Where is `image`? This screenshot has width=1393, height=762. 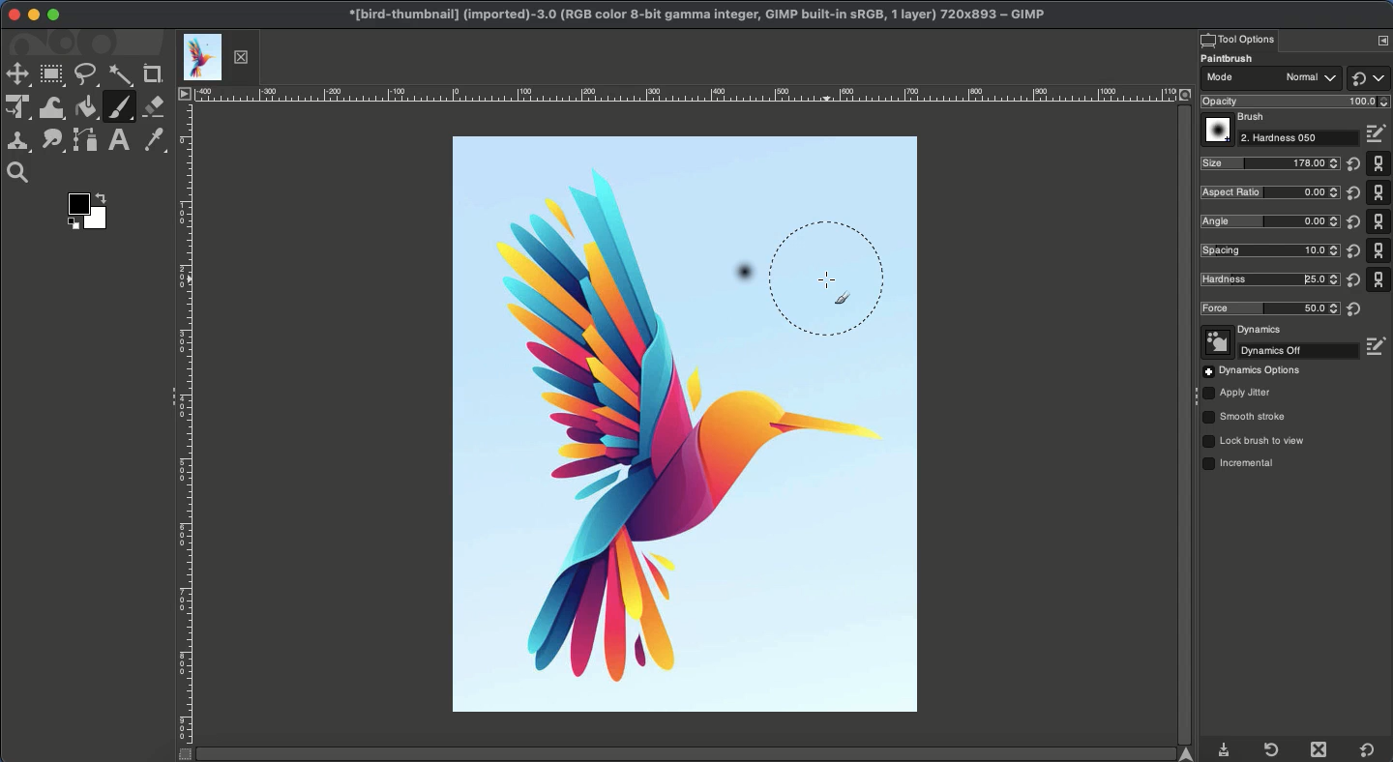 image is located at coordinates (610, 236).